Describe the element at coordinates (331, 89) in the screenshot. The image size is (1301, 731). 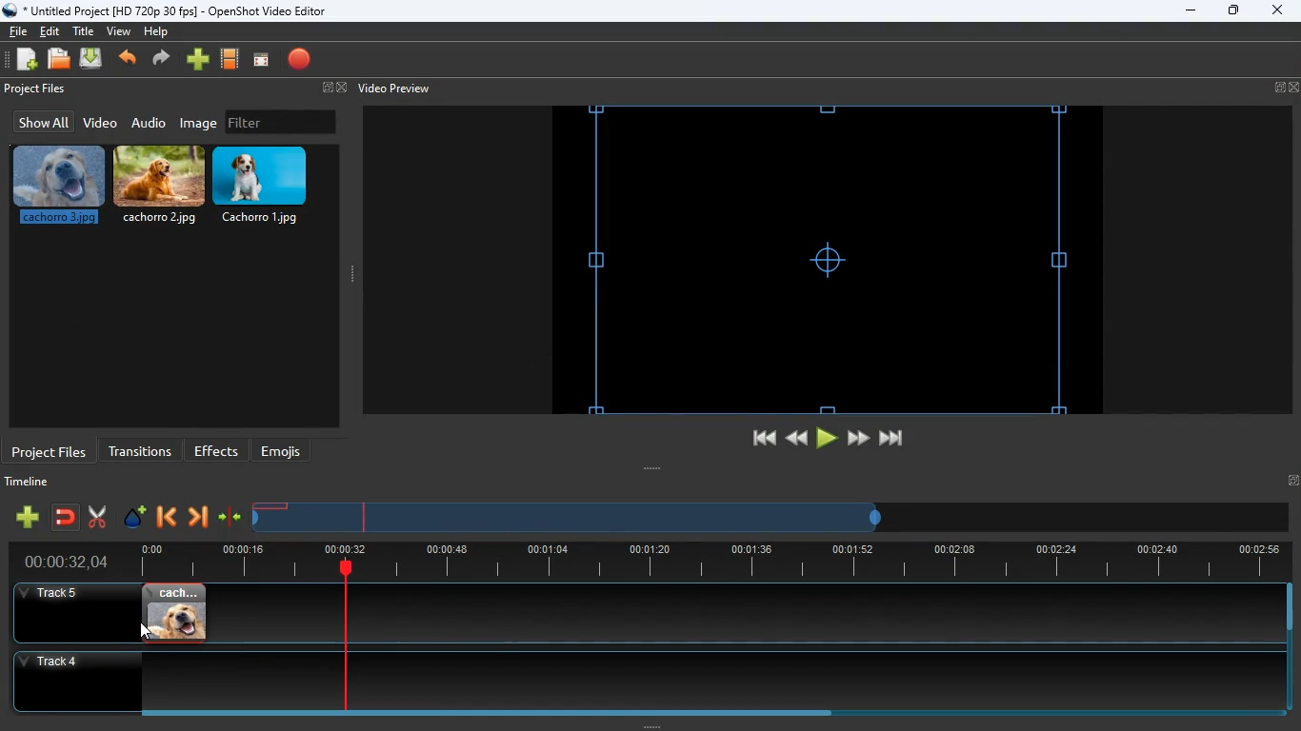
I see `fullscreen` at that location.